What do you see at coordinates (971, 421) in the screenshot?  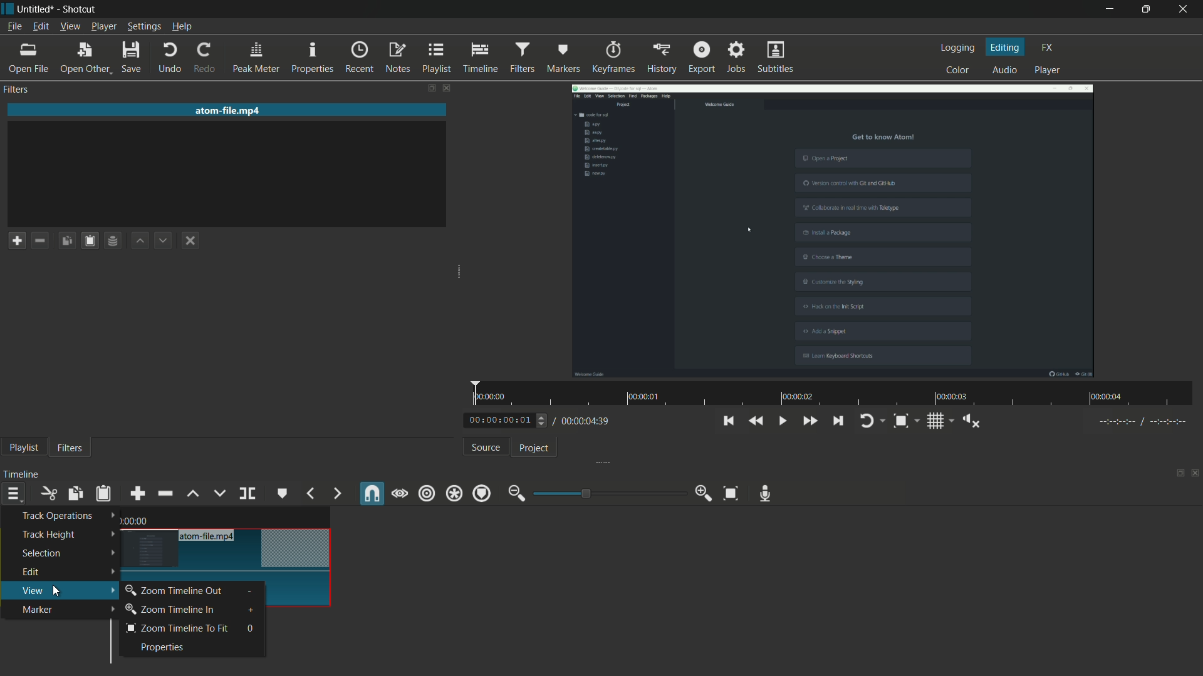 I see `show volume control` at bounding box center [971, 421].